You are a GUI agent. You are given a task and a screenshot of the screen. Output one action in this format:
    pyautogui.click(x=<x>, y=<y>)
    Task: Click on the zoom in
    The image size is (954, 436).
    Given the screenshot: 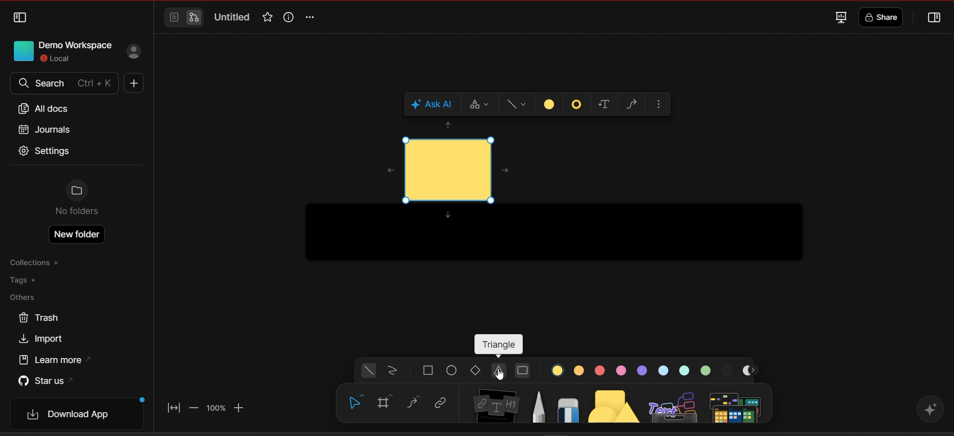 What is the action you would take?
    pyautogui.click(x=241, y=408)
    